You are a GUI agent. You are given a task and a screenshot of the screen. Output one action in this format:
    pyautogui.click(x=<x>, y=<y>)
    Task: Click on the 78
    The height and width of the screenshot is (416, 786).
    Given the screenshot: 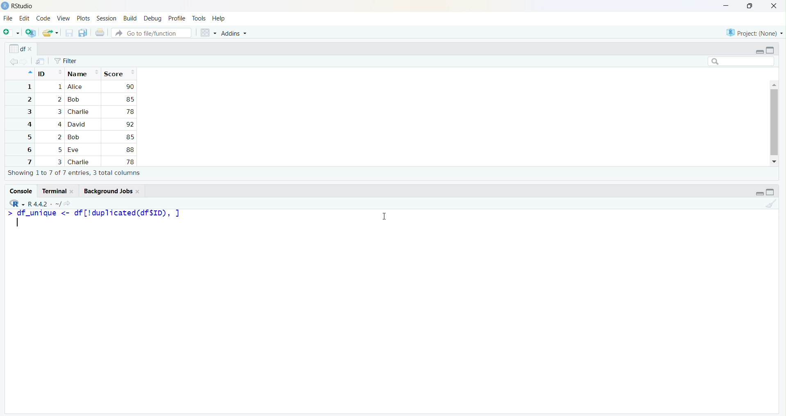 What is the action you would take?
    pyautogui.click(x=130, y=112)
    